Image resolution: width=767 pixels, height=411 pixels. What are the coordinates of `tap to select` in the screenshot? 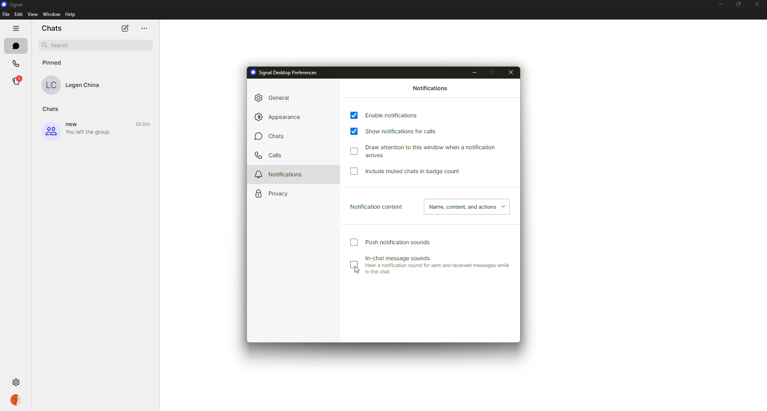 It's located at (354, 151).